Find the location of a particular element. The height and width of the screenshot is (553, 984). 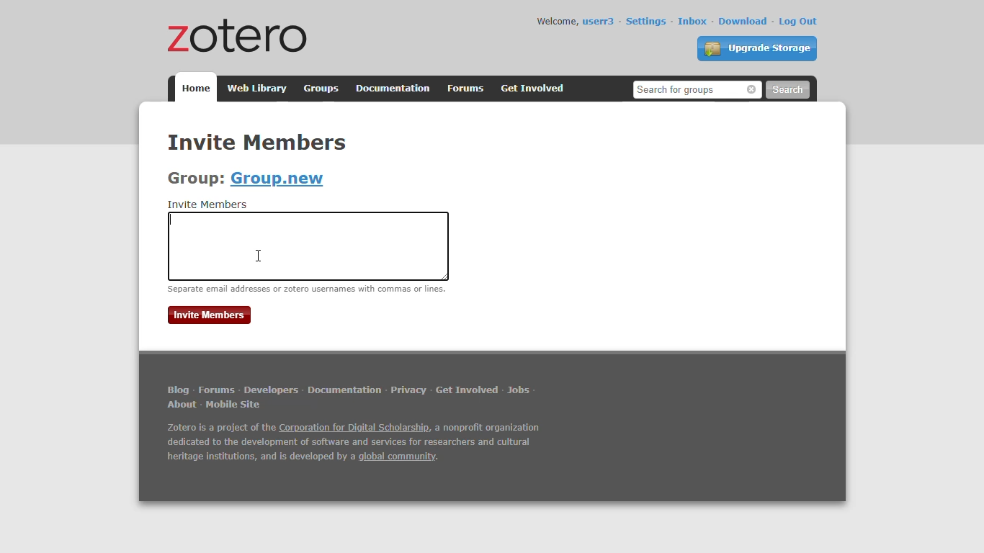

groups is located at coordinates (322, 89).